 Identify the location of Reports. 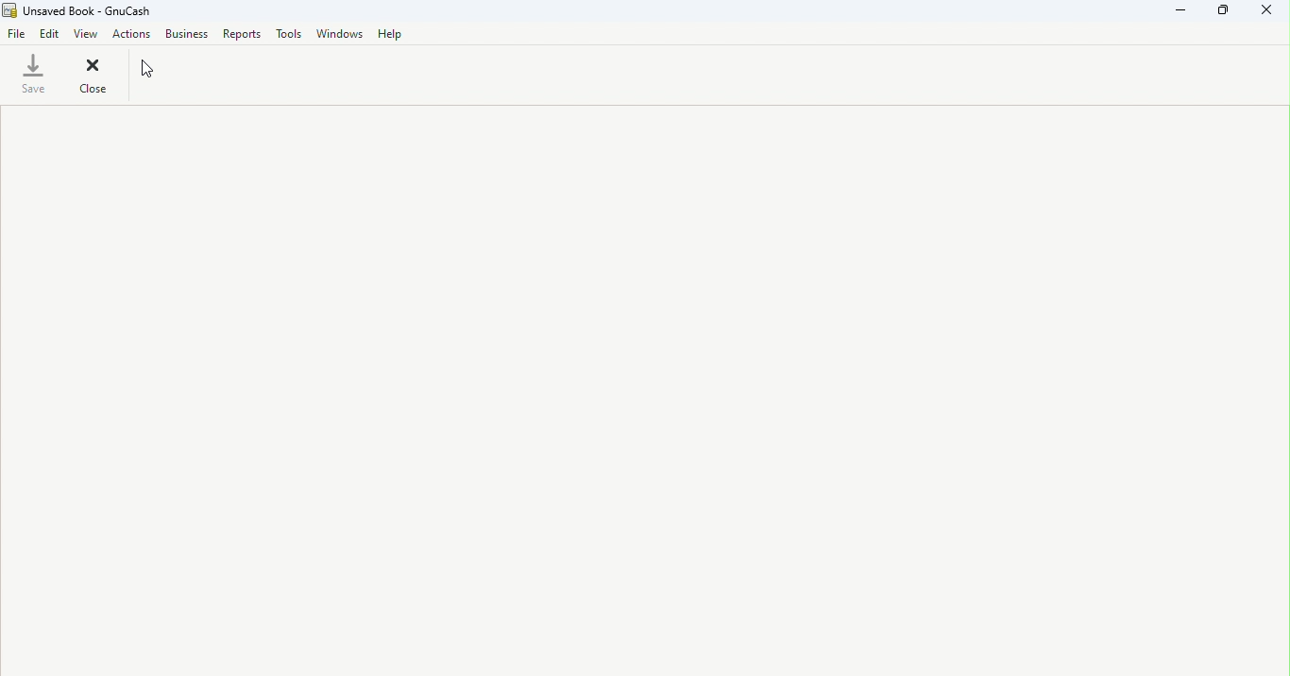
(242, 35).